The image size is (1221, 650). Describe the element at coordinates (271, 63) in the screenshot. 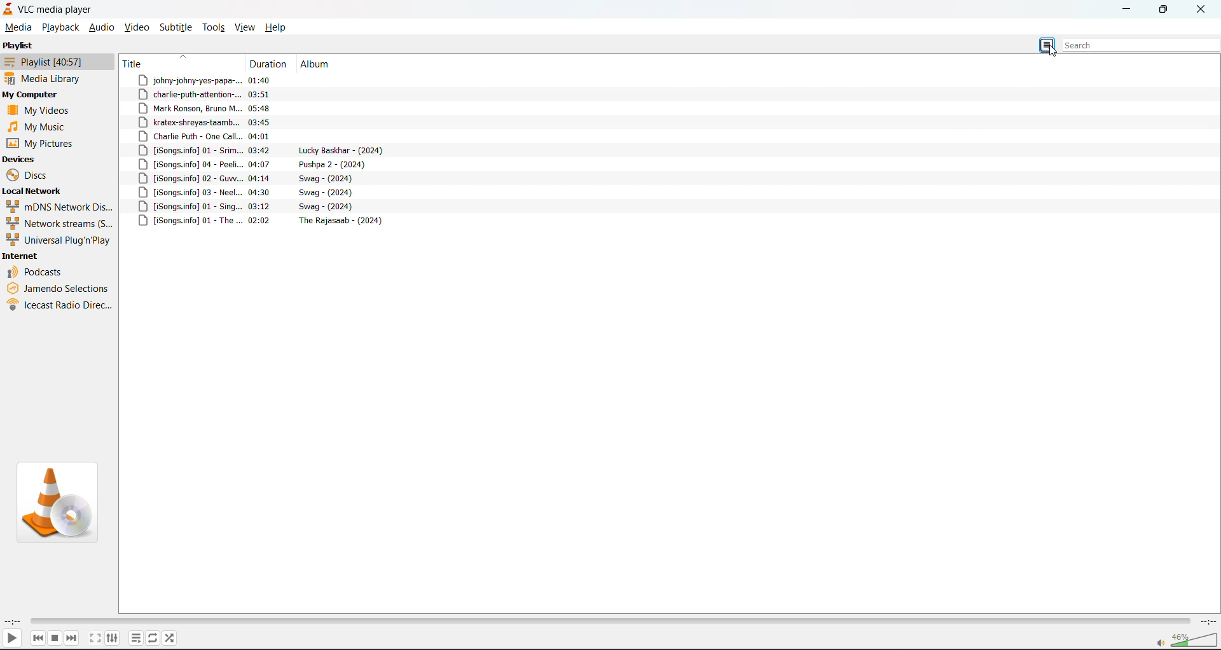

I see `duration` at that location.